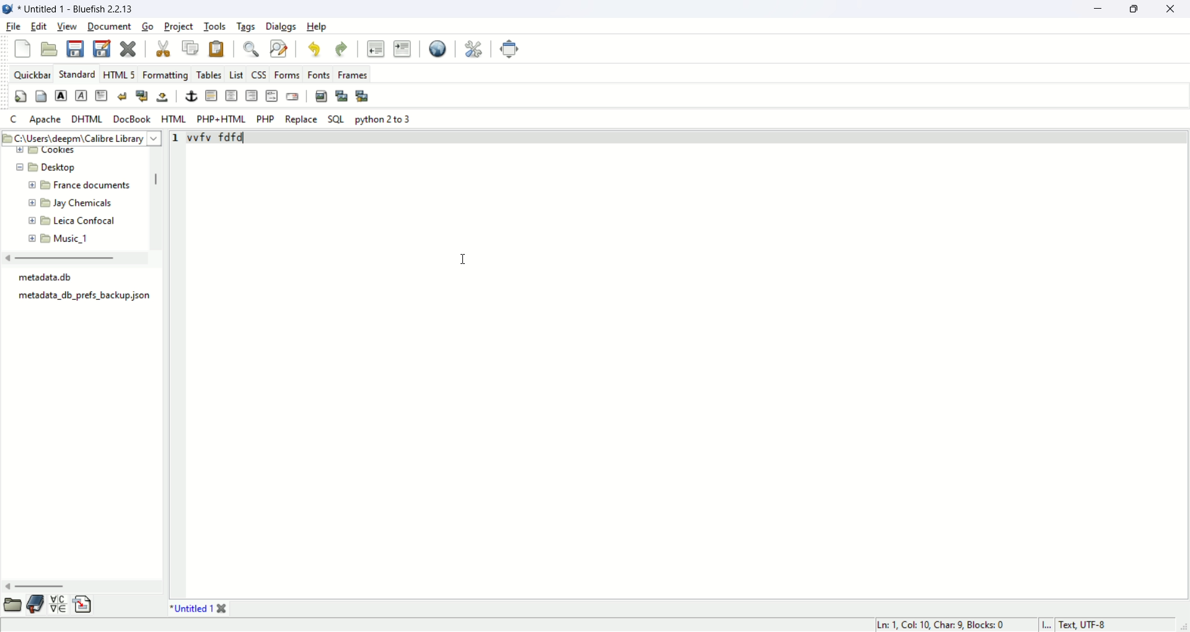 Image resolution: width=1190 pixels, height=632 pixels. What do you see at coordinates (222, 120) in the screenshot?
I see `PHP+HTML` at bounding box center [222, 120].